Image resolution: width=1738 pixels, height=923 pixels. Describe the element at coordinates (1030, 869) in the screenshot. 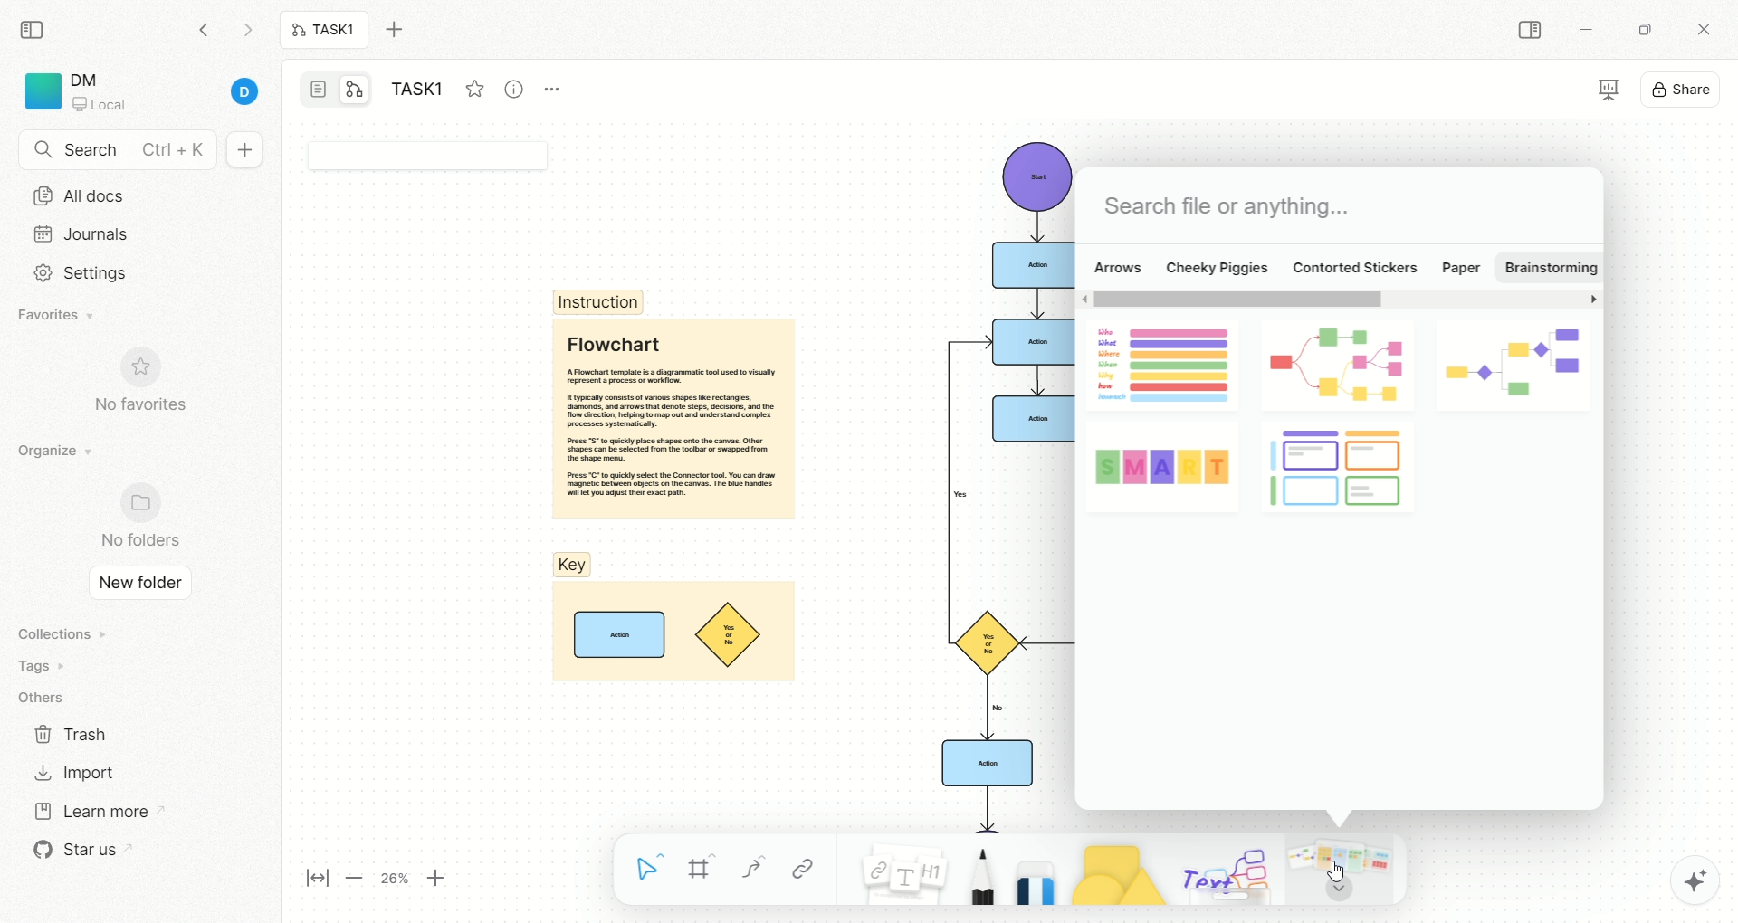

I see `eraser` at that location.